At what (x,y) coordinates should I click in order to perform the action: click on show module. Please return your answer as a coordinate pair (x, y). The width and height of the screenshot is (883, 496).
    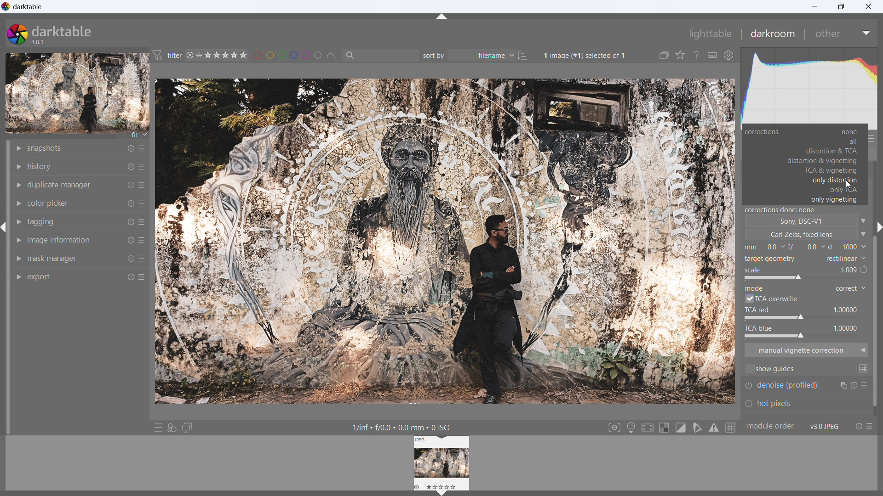
    Looking at the image, I should click on (19, 259).